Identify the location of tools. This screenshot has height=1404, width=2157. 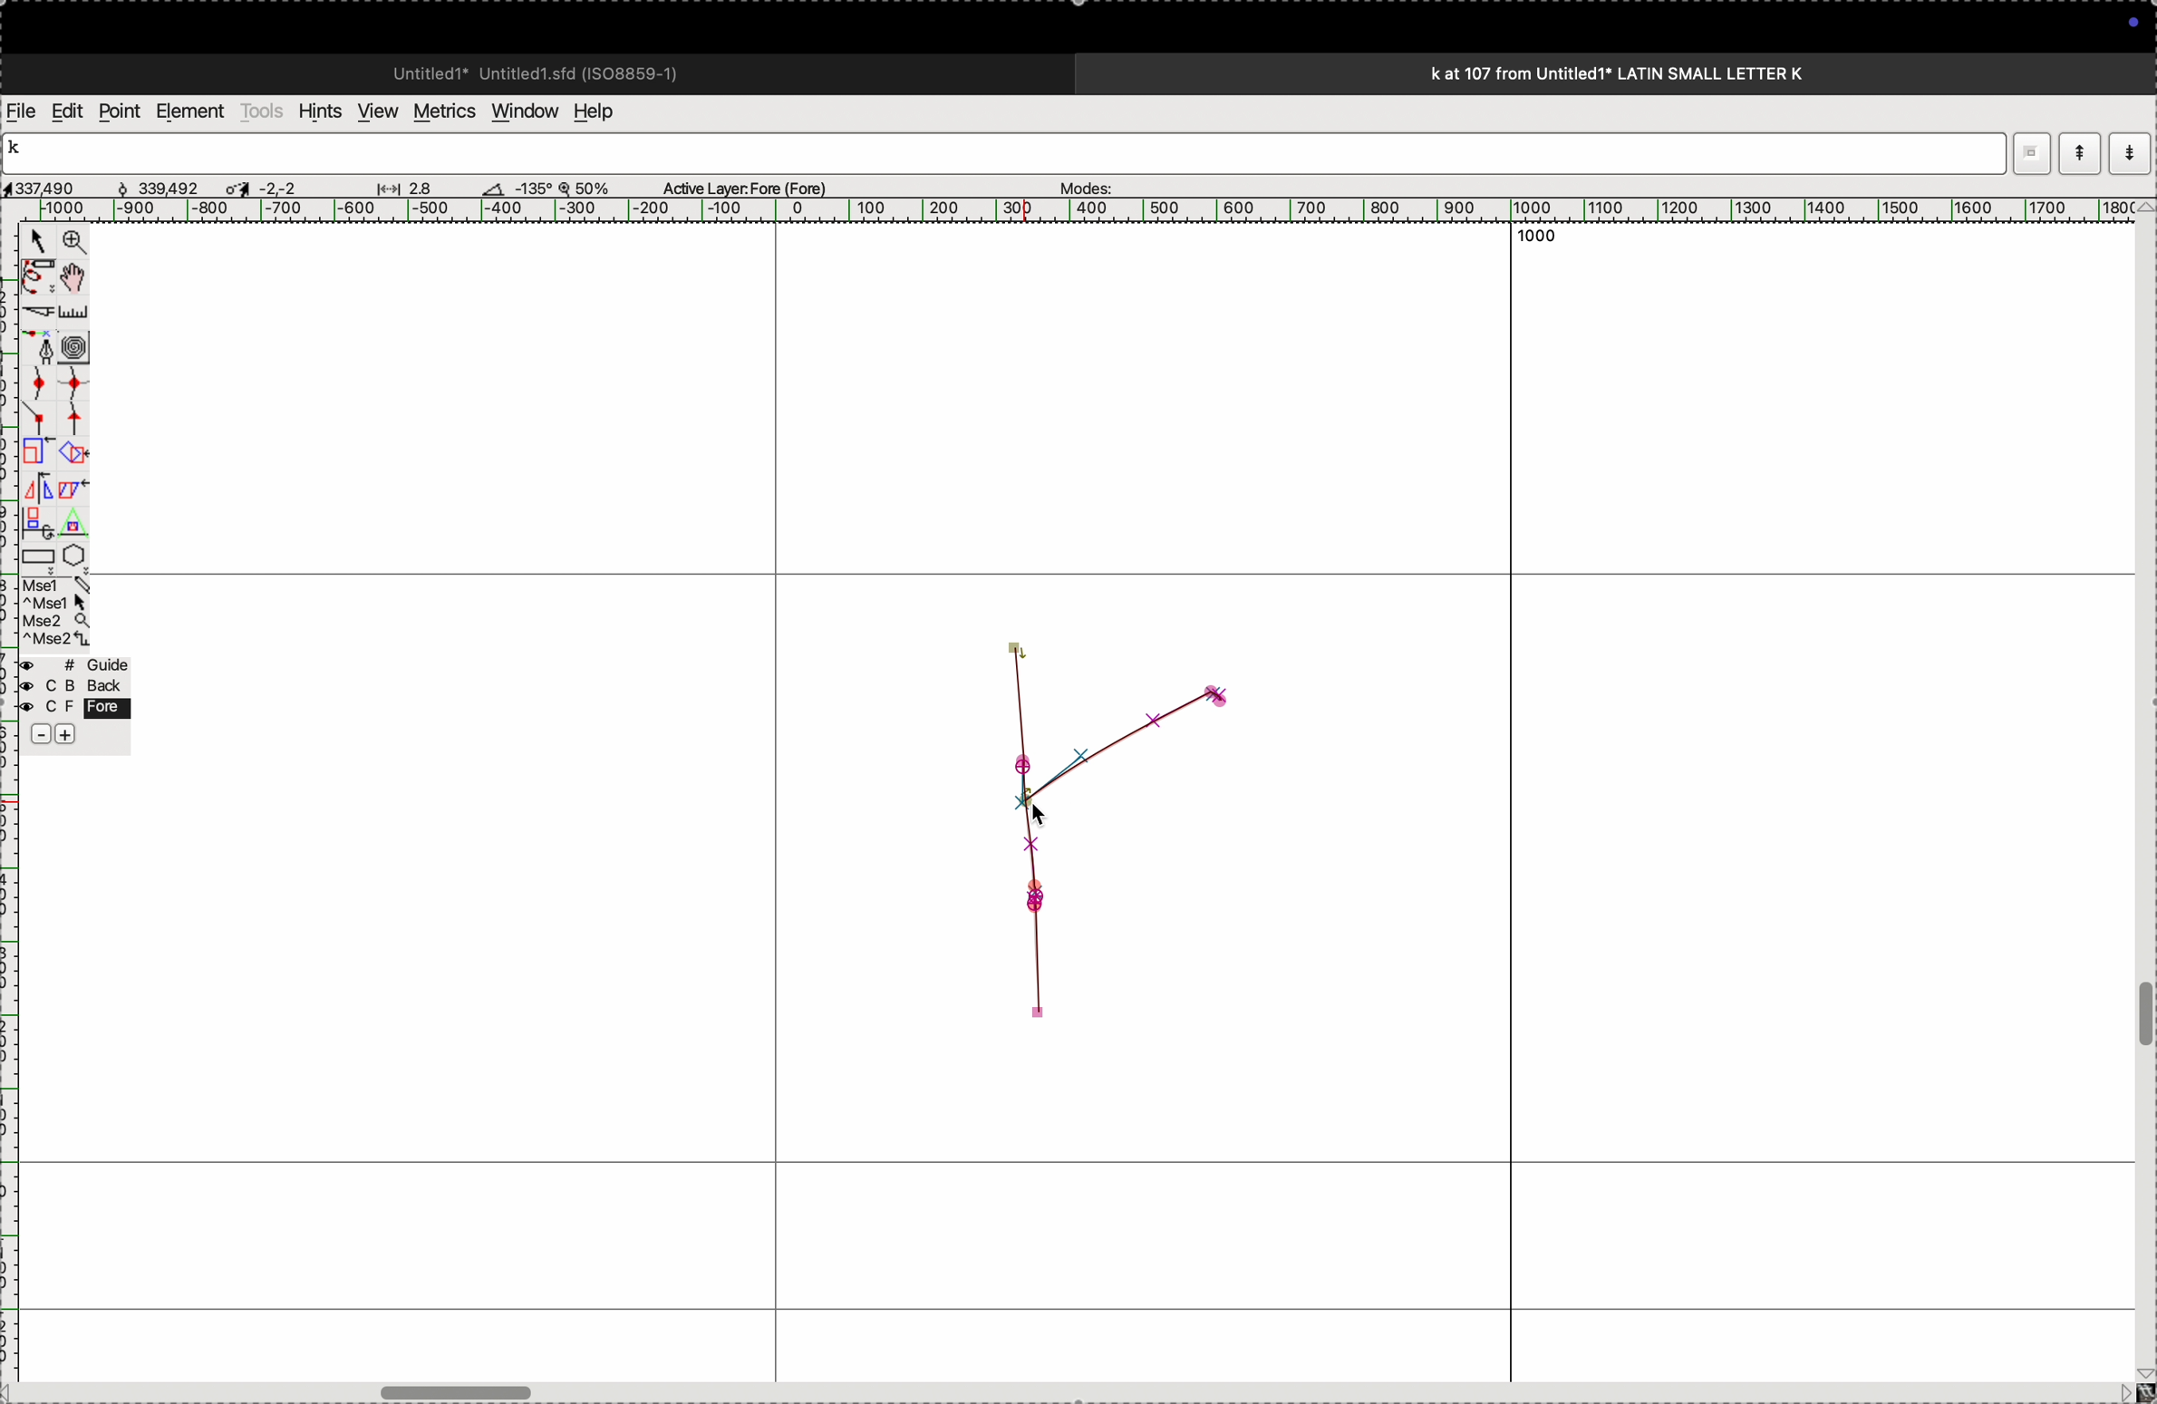
(262, 111).